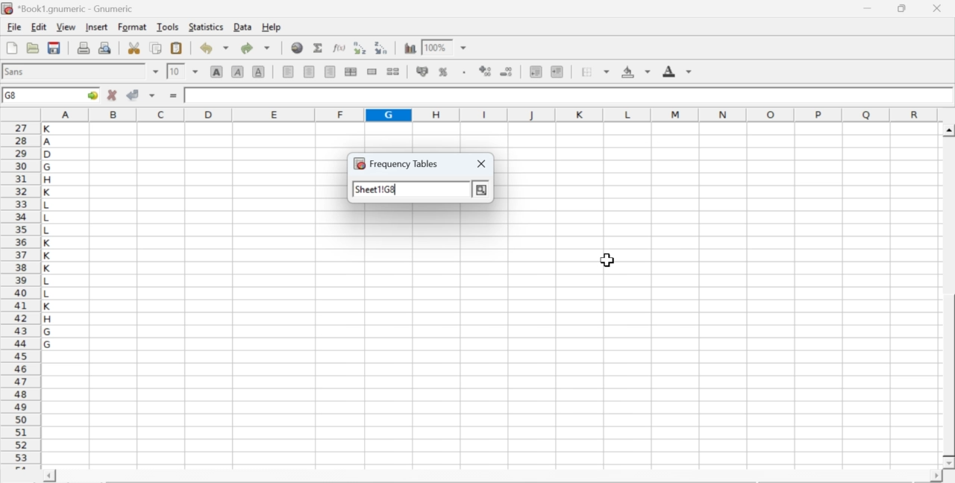 Image resolution: width=955 pixels, height=483 pixels. I want to click on scroll bar, so click(949, 297).